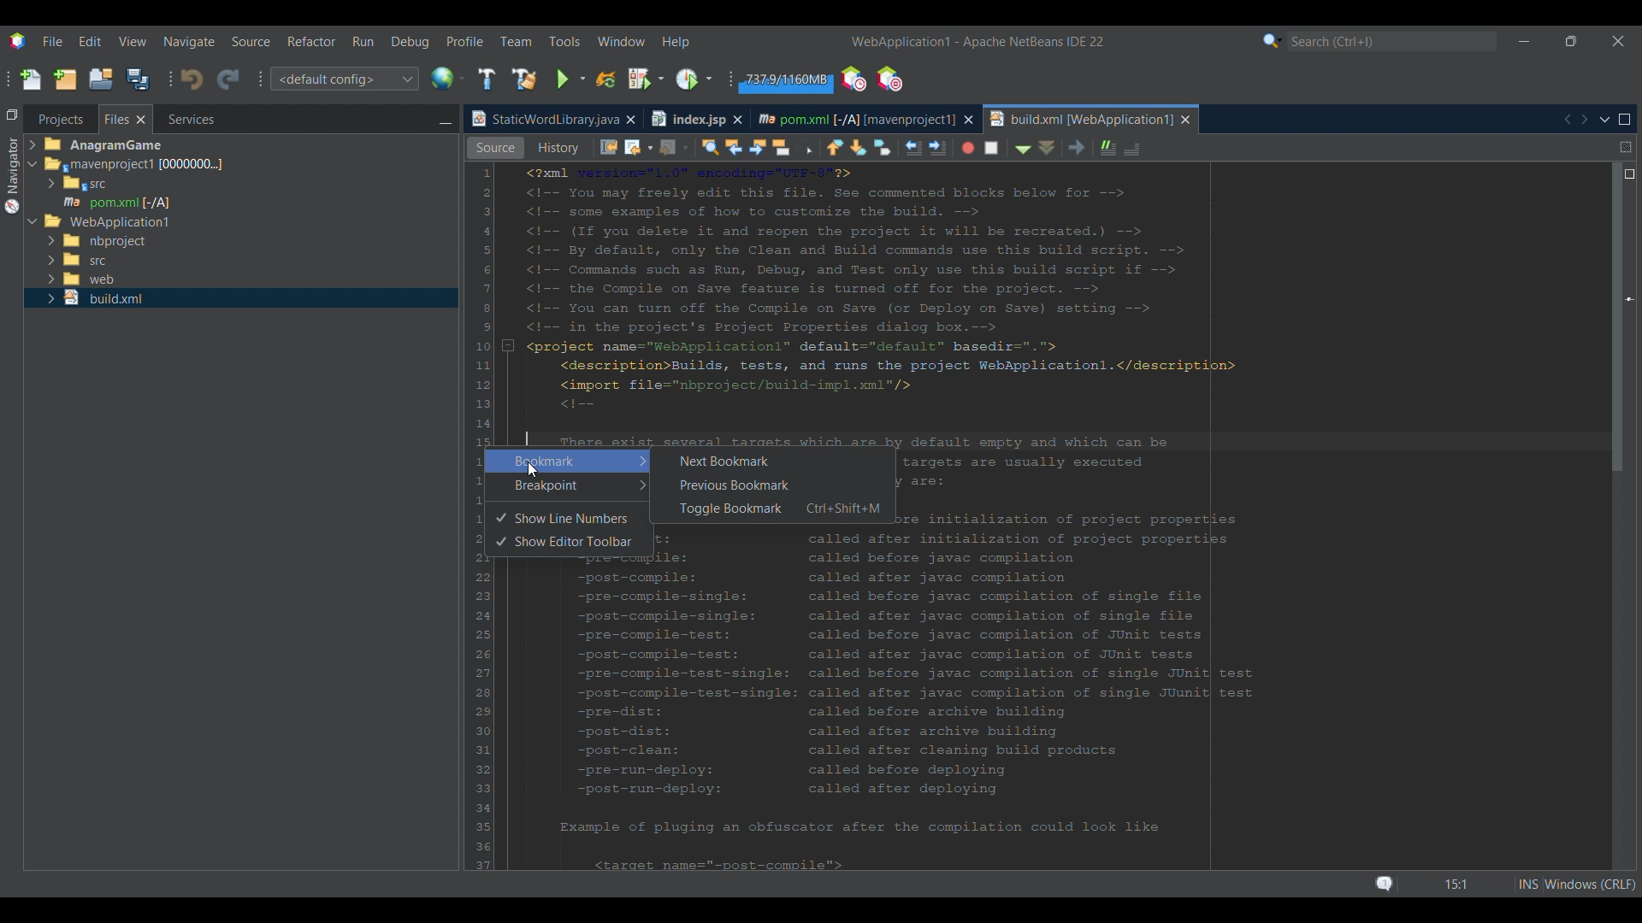 Image resolution: width=1642 pixels, height=923 pixels. Describe the element at coordinates (696, 79) in the screenshot. I see `Profile main project options` at that location.